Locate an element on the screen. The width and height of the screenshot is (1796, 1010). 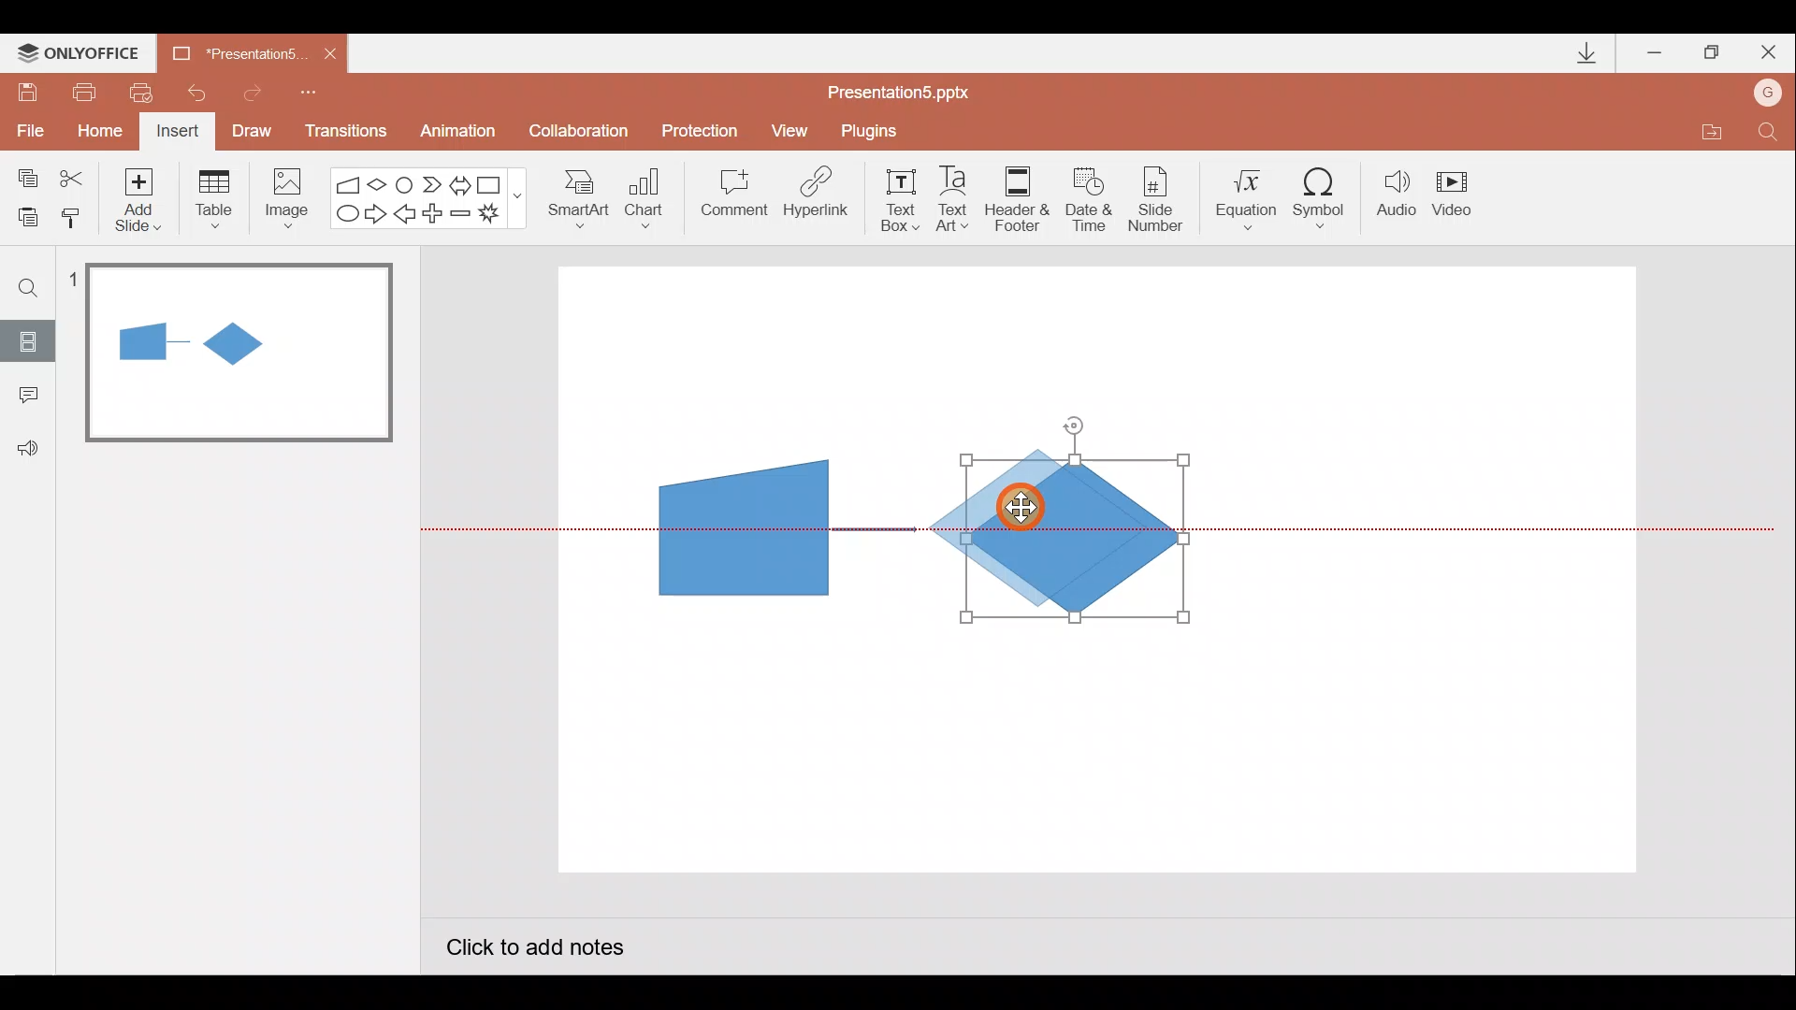
Header & footer is located at coordinates (1016, 197).